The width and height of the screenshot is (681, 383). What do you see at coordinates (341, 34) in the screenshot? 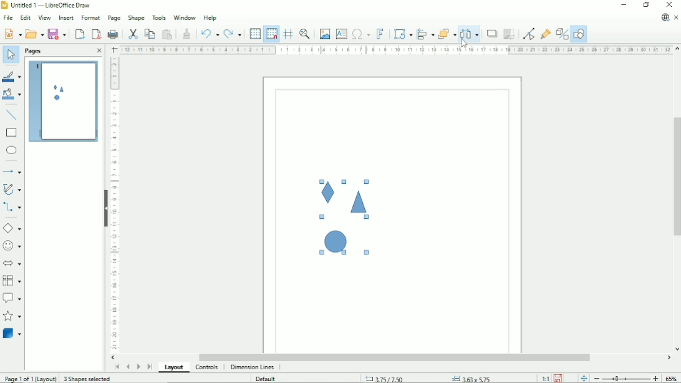
I see `Insert text box` at bounding box center [341, 34].